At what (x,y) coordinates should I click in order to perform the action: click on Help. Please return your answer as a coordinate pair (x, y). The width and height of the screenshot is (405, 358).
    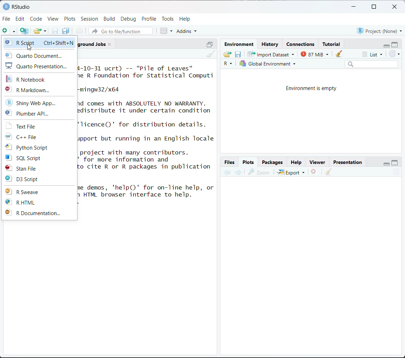
    Looking at the image, I should click on (296, 163).